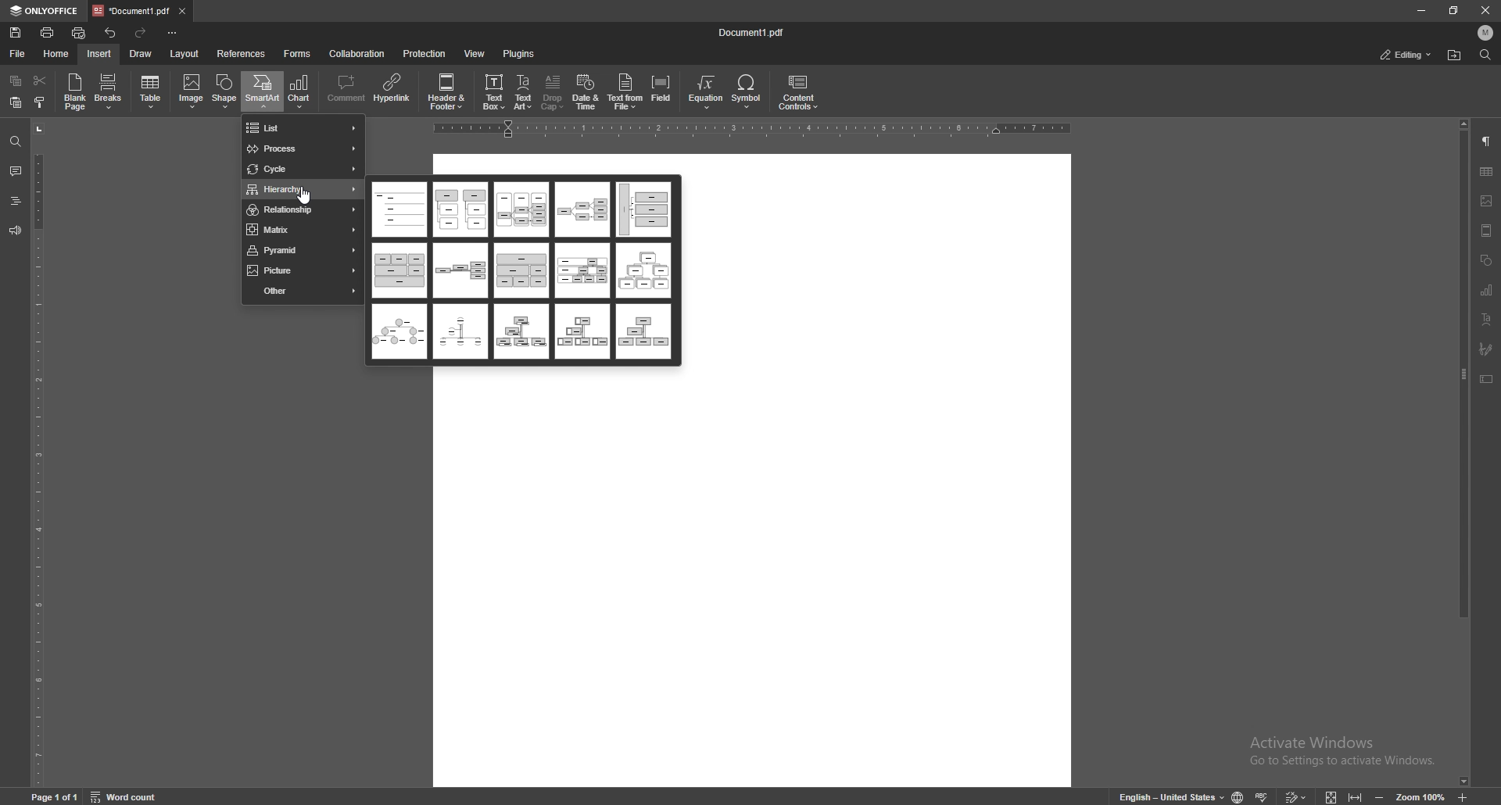 The height and width of the screenshot is (805, 1501). I want to click on tab, so click(131, 11).